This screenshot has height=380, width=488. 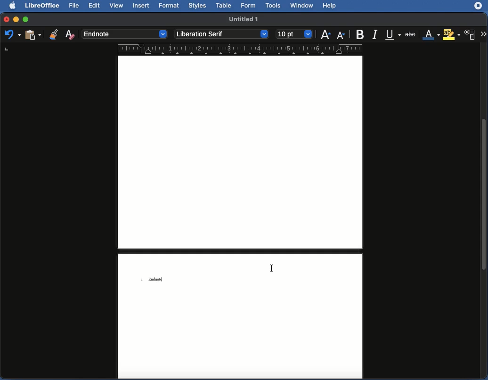 I want to click on Strikethrough, so click(x=411, y=34).